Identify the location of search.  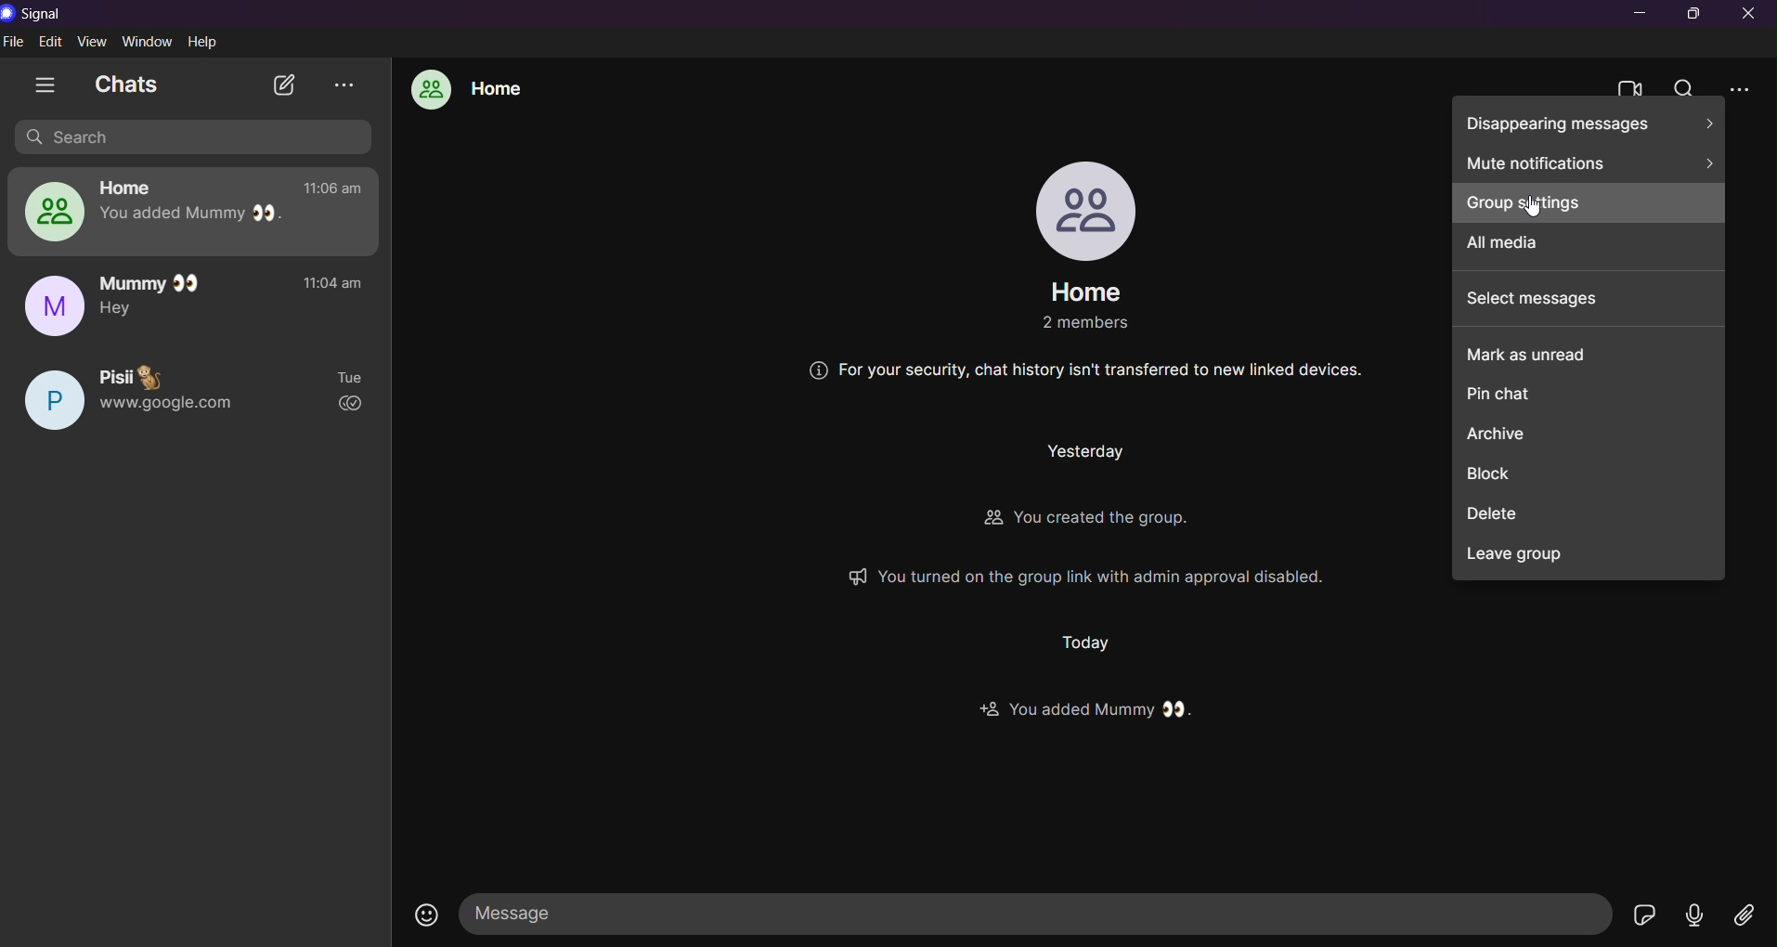
(197, 137).